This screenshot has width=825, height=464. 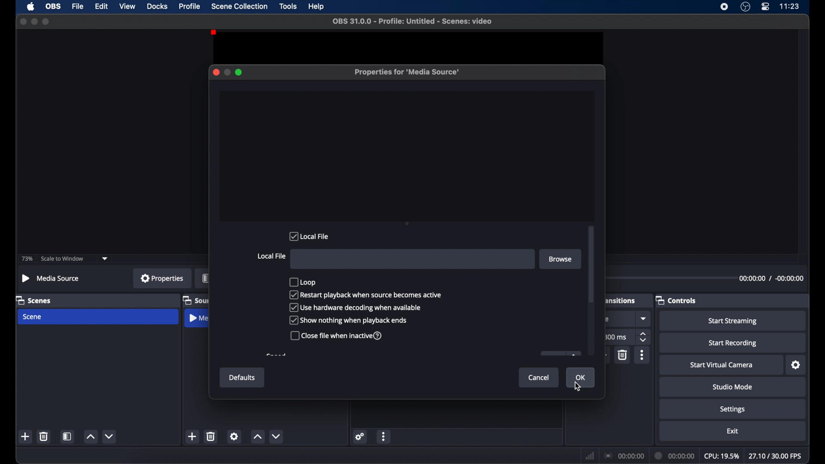 What do you see at coordinates (239, 72) in the screenshot?
I see `maximize` at bounding box center [239, 72].